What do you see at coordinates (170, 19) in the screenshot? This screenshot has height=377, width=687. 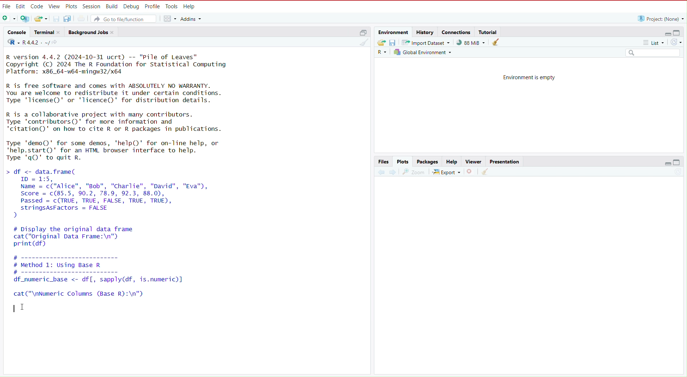 I see `workspace panes` at bounding box center [170, 19].